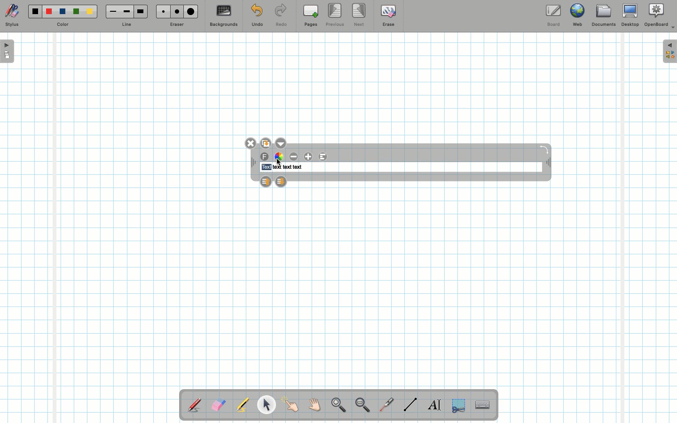  Describe the element at coordinates (553, 16) in the screenshot. I see `Board` at that location.